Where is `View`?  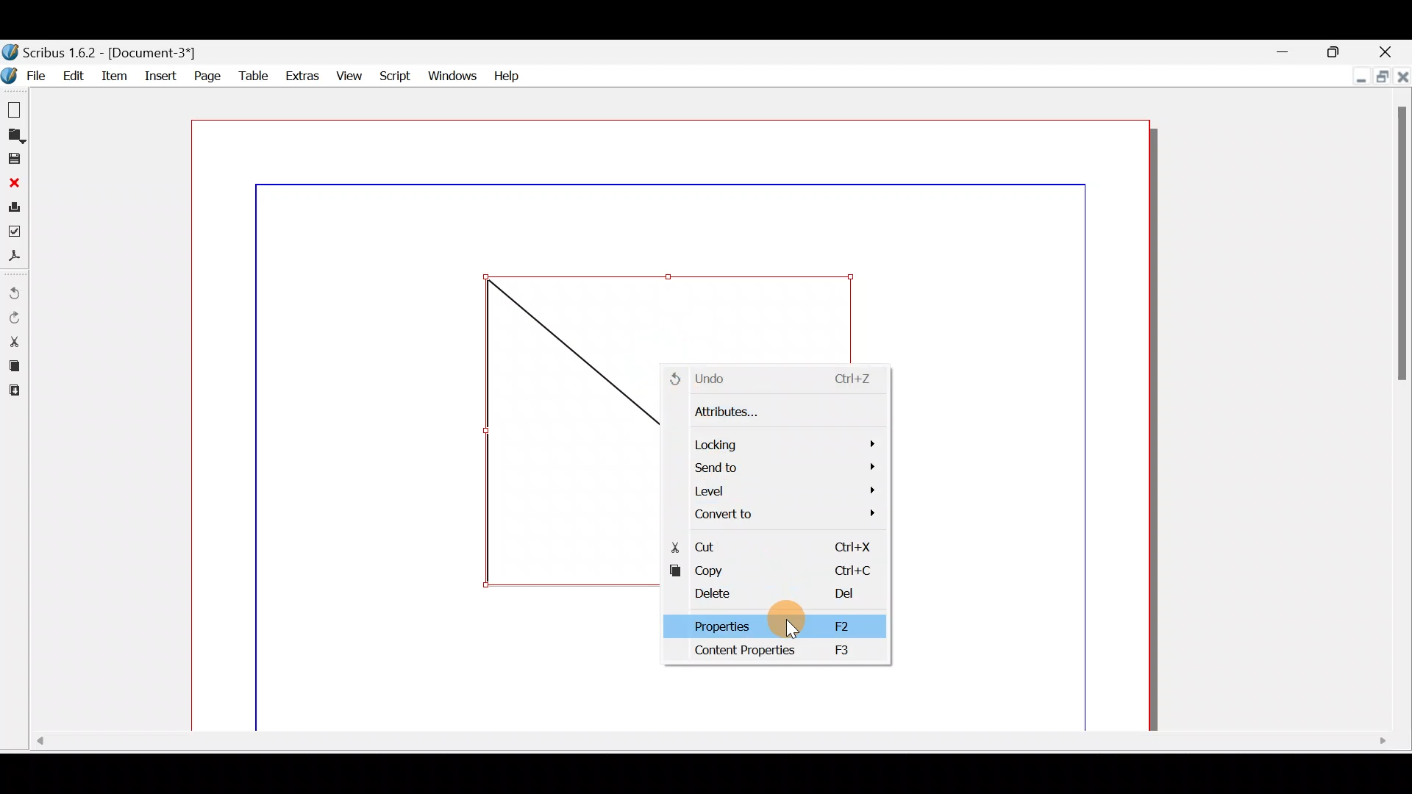 View is located at coordinates (347, 73).